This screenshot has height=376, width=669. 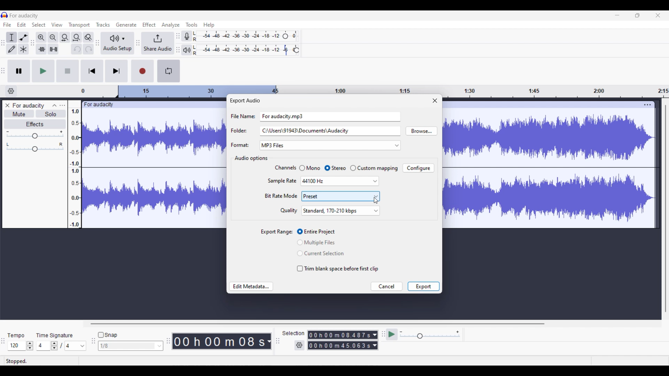 I want to click on Increase/Decrease number, so click(x=54, y=346).